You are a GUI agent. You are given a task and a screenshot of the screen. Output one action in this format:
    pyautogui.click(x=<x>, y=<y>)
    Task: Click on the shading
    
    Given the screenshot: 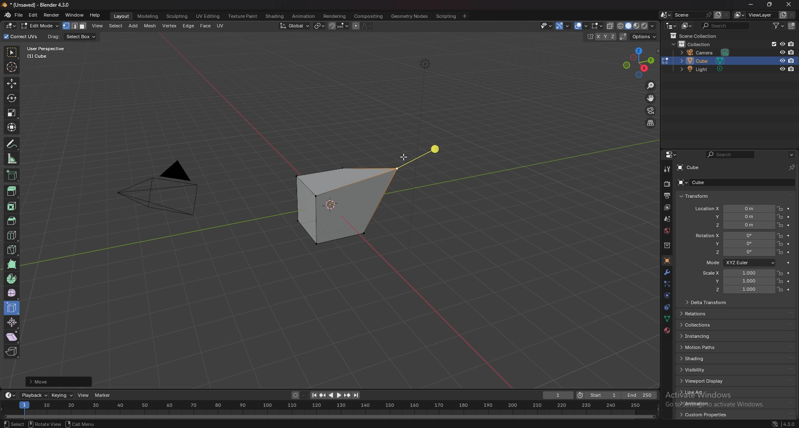 What is the action you would take?
    pyautogui.click(x=699, y=359)
    